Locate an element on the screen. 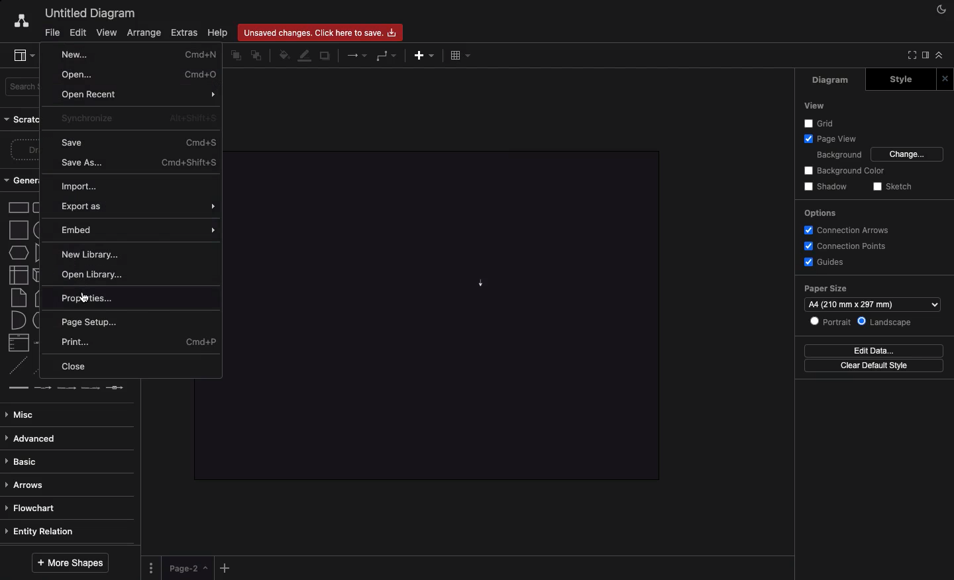 The image size is (954, 580). Save is located at coordinates (139, 142).